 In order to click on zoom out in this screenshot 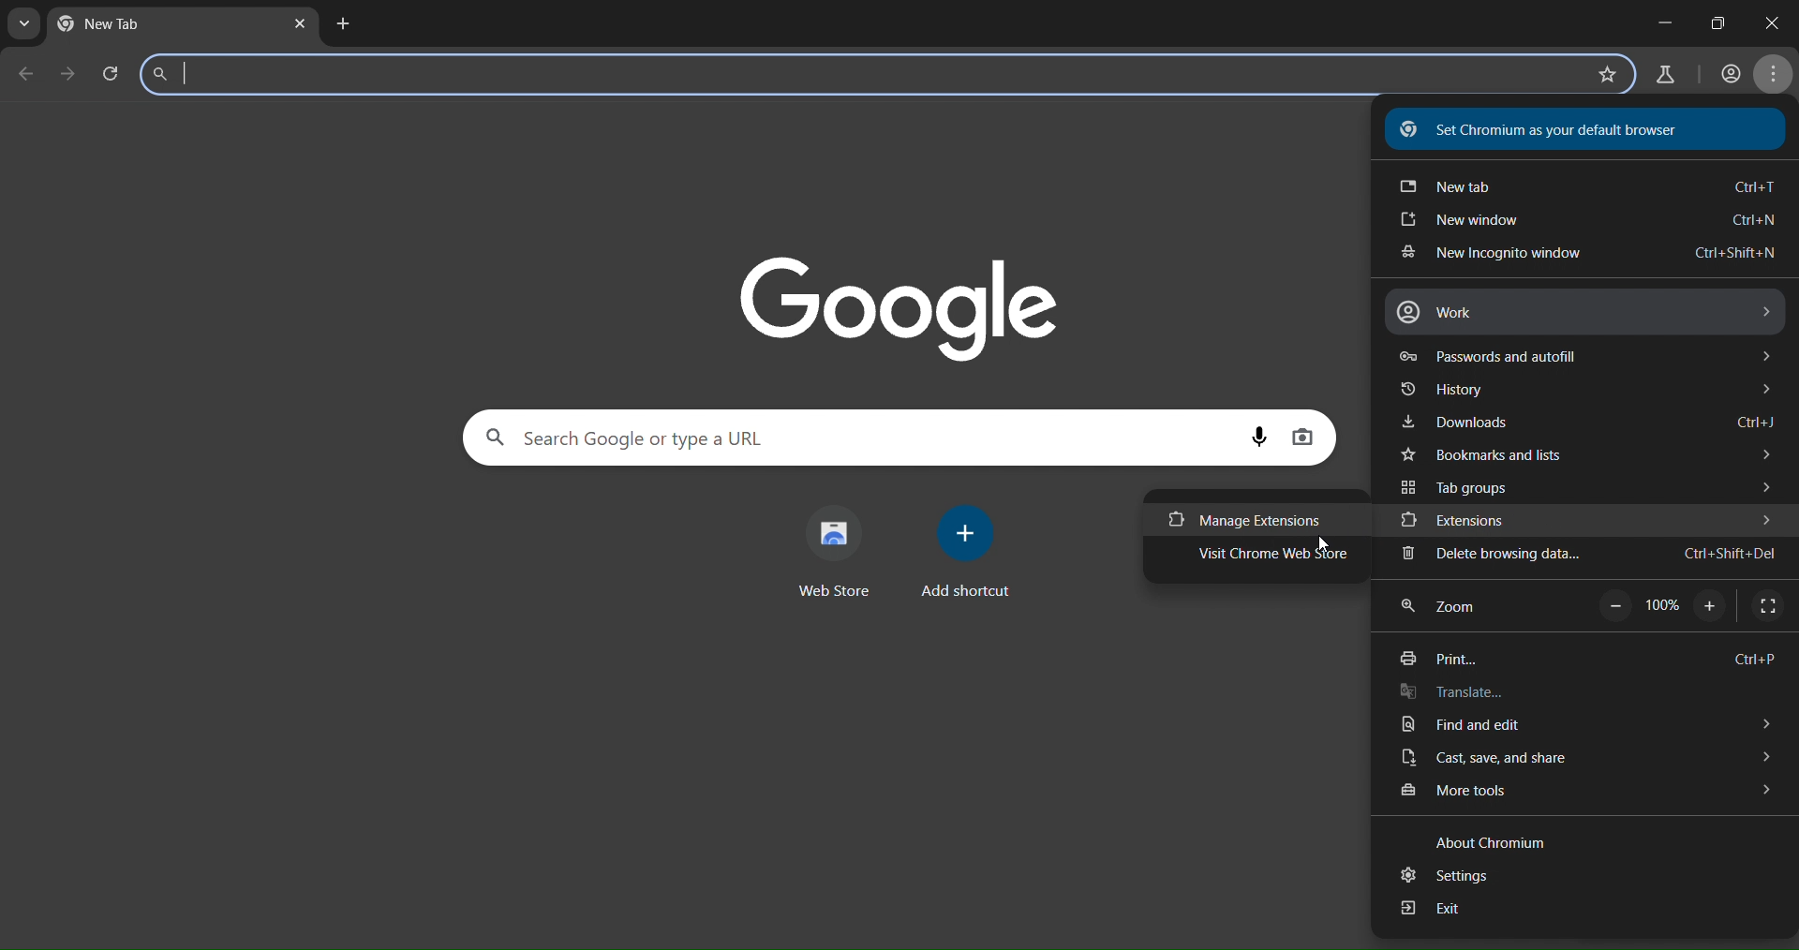, I will do `click(1613, 607)`.